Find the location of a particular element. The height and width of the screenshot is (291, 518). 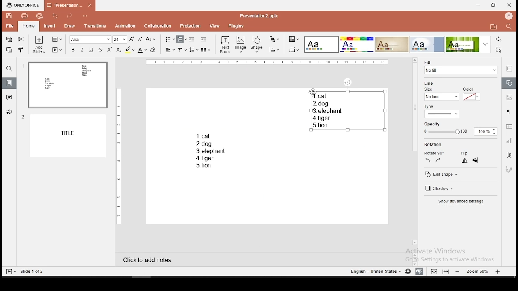

find is located at coordinates (8, 69).